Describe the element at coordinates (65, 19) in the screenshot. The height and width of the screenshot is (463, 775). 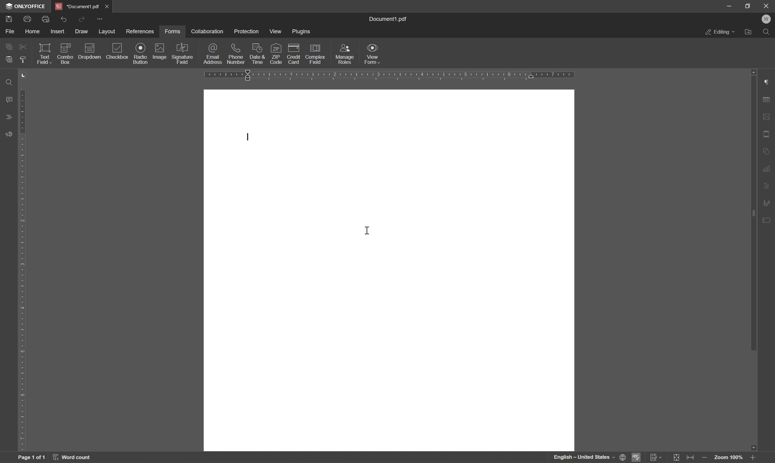
I see `undo` at that location.